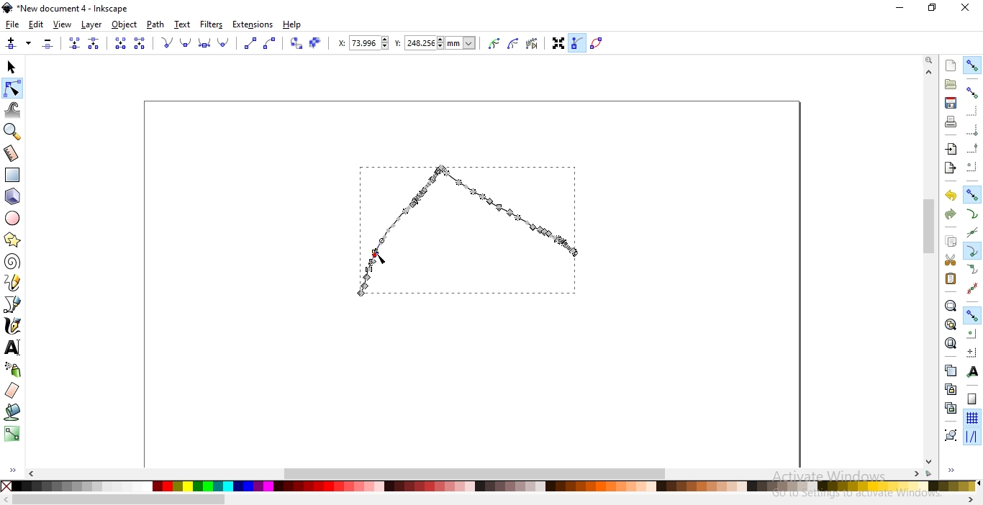  I want to click on snapping centers of bounding boxes, so click(972, 166).